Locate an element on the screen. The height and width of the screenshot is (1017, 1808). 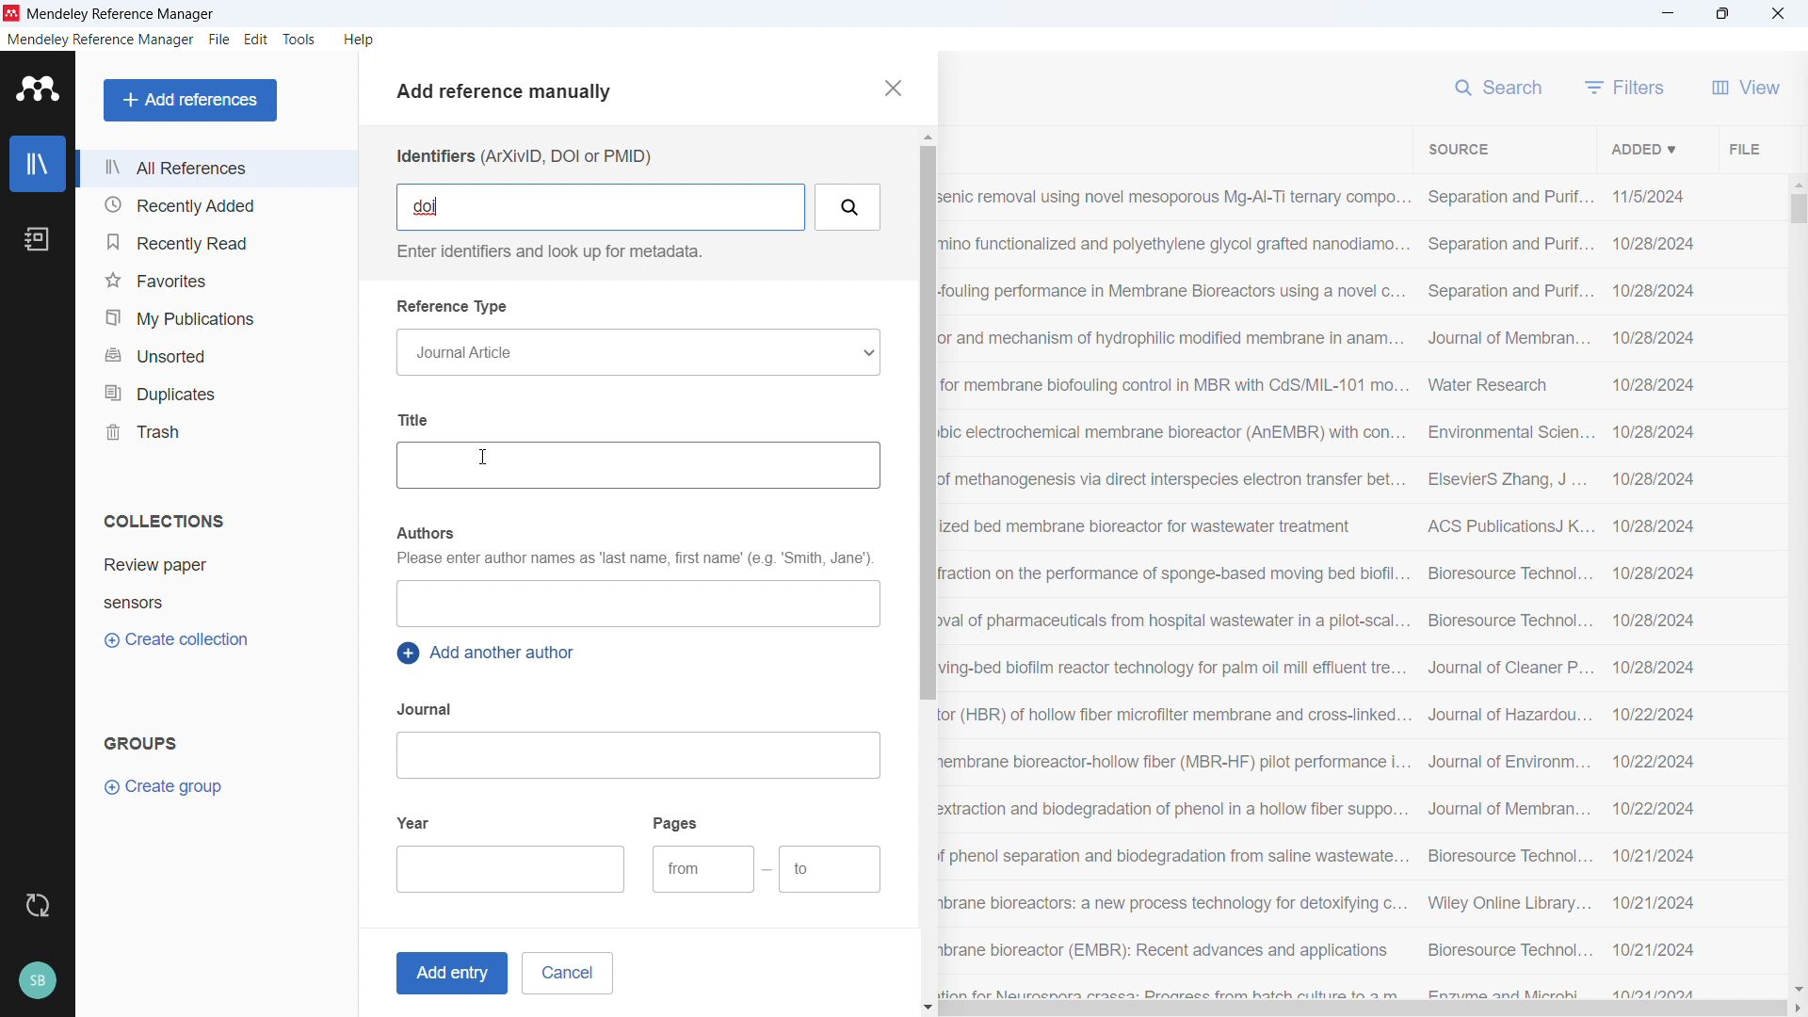
Edit  is located at coordinates (257, 40).